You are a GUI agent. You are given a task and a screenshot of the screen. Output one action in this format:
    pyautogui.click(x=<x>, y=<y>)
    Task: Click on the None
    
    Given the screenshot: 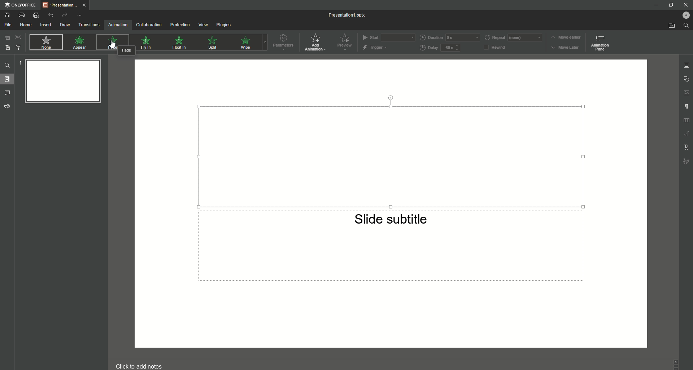 What is the action you would take?
    pyautogui.click(x=45, y=43)
    